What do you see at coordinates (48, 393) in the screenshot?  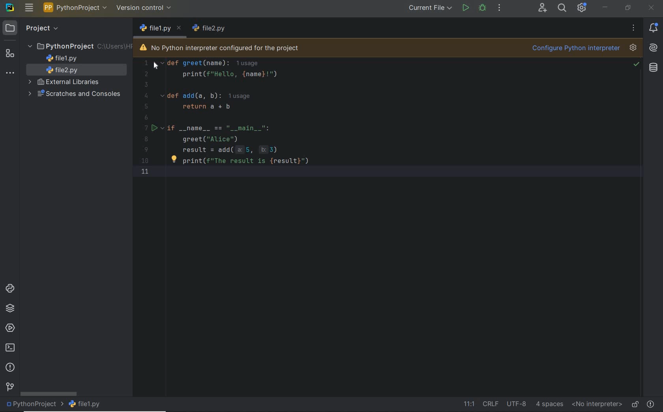 I see `scrollbar` at bounding box center [48, 393].